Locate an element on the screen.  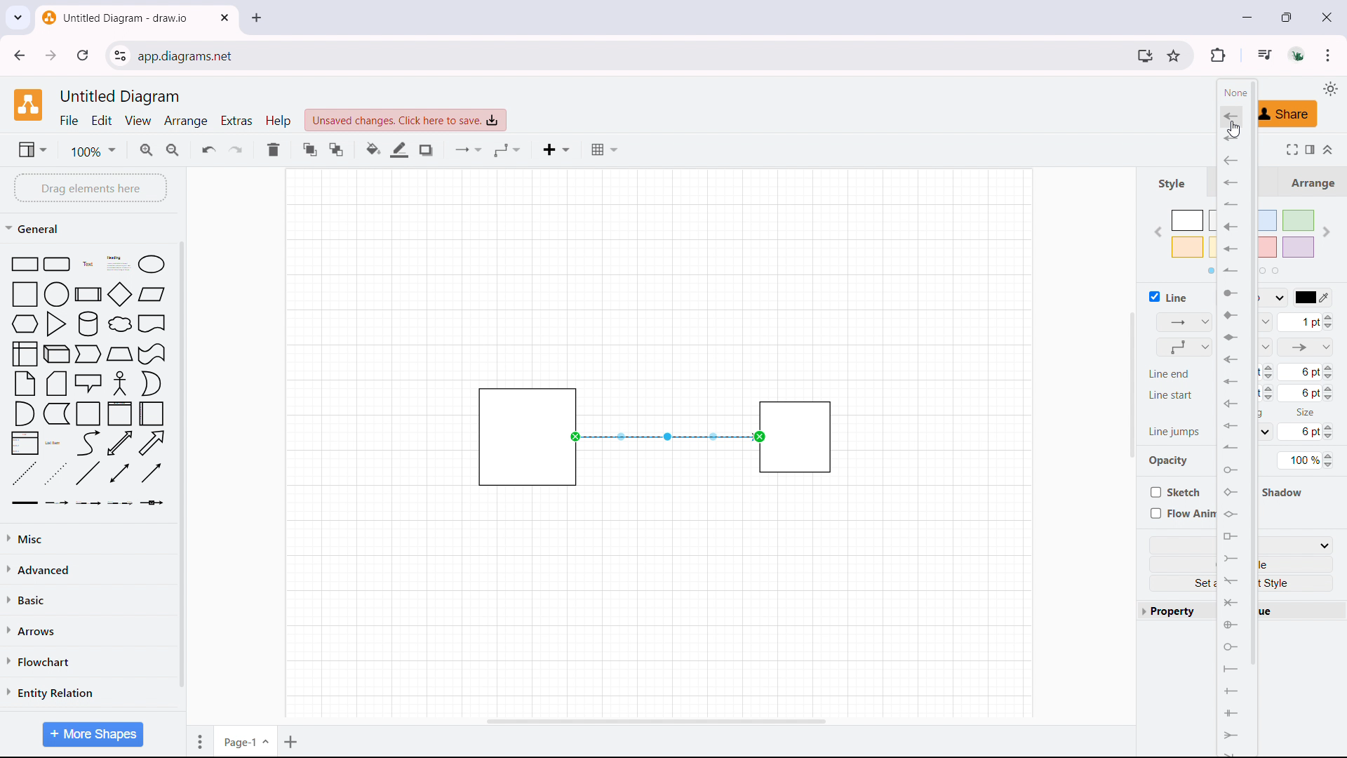
document title is located at coordinates (122, 97).